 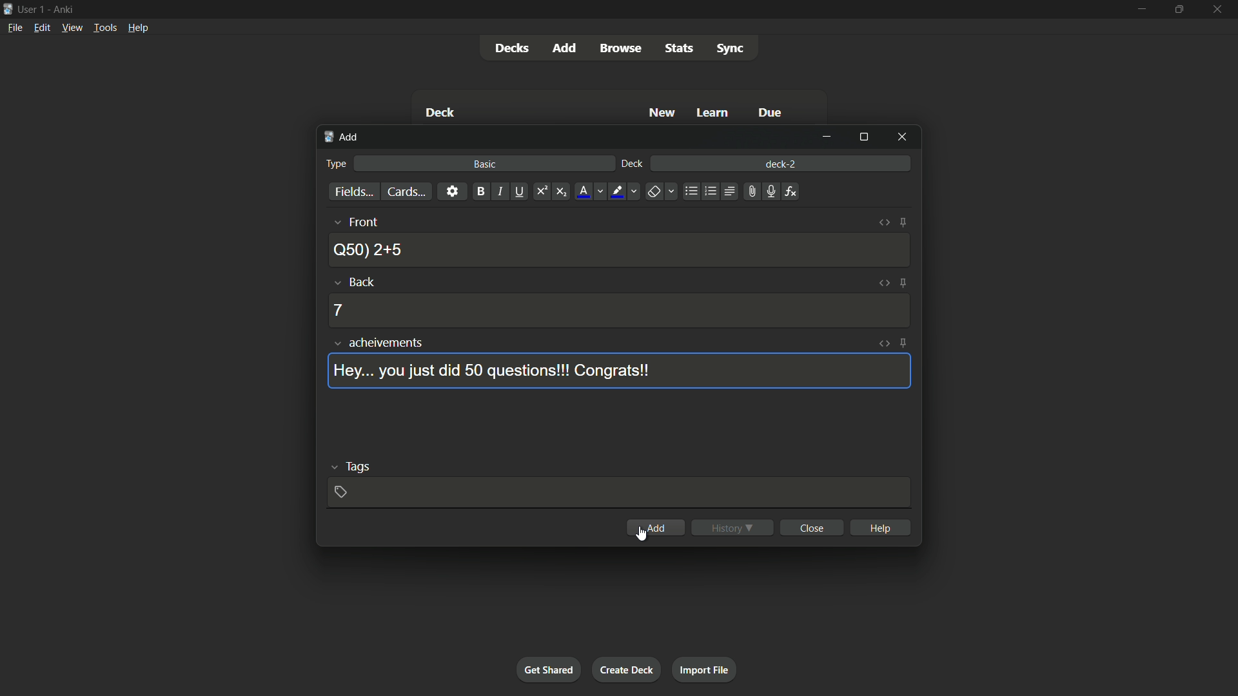 I want to click on superscript, so click(x=541, y=191).